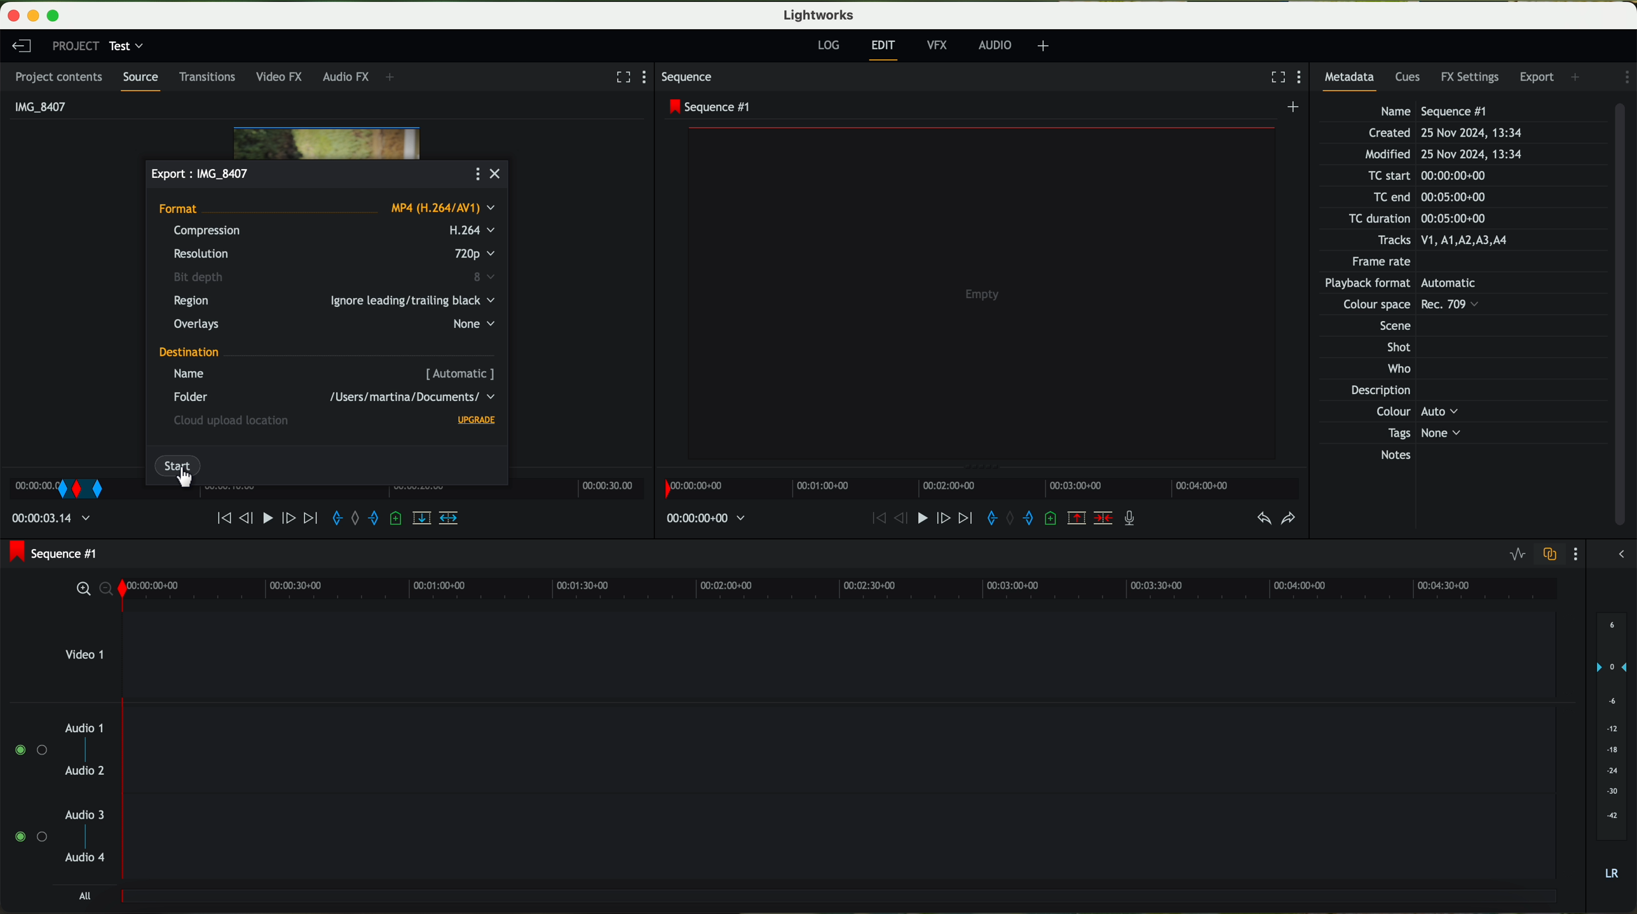  I want to click on fullscreen, so click(621, 76).